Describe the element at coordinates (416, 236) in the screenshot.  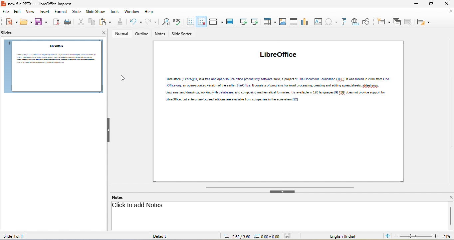
I see `edit zoom` at that location.